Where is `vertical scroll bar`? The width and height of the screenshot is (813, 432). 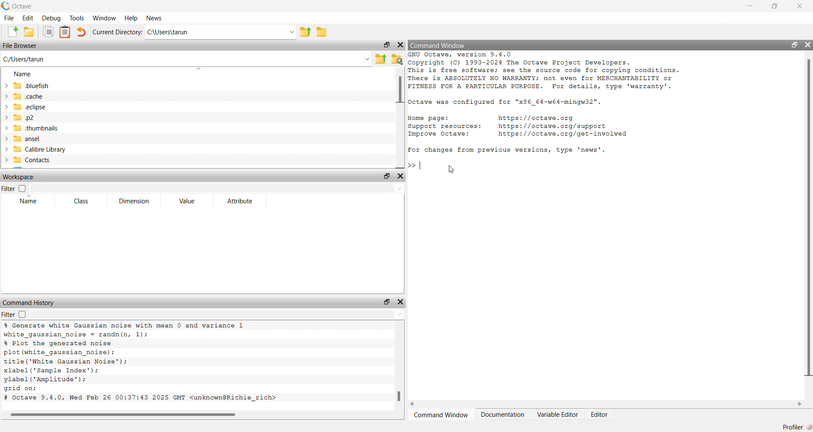 vertical scroll bar is located at coordinates (398, 367).